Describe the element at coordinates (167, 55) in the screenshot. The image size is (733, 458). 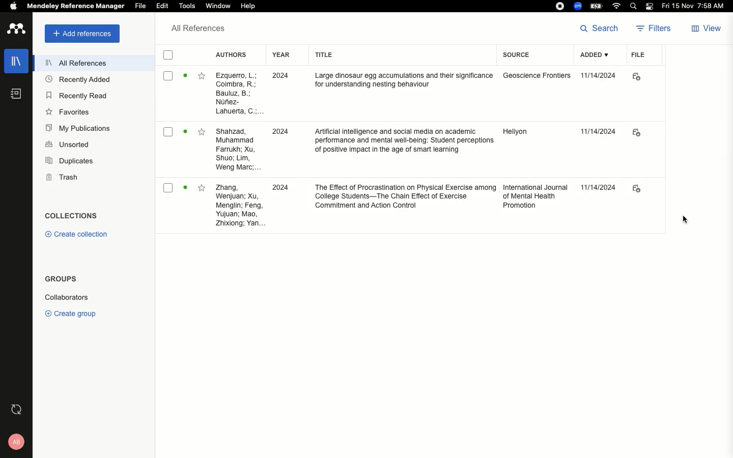
I see `checkbox` at that location.